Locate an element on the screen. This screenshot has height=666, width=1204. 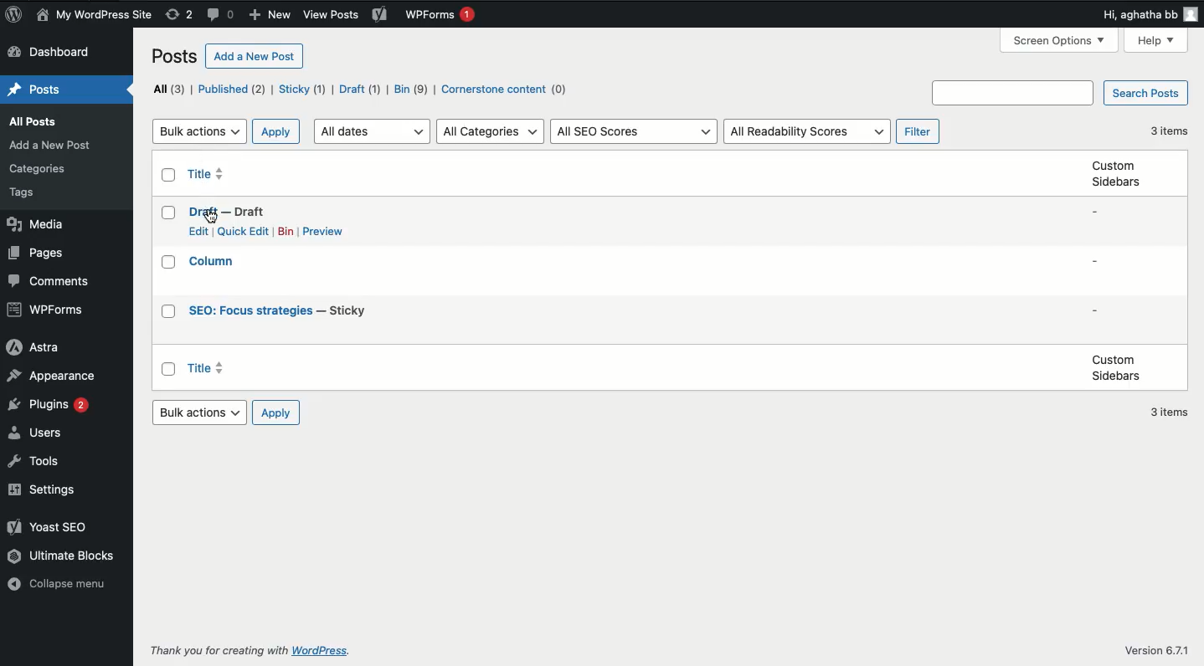
Users is located at coordinates (39, 431).